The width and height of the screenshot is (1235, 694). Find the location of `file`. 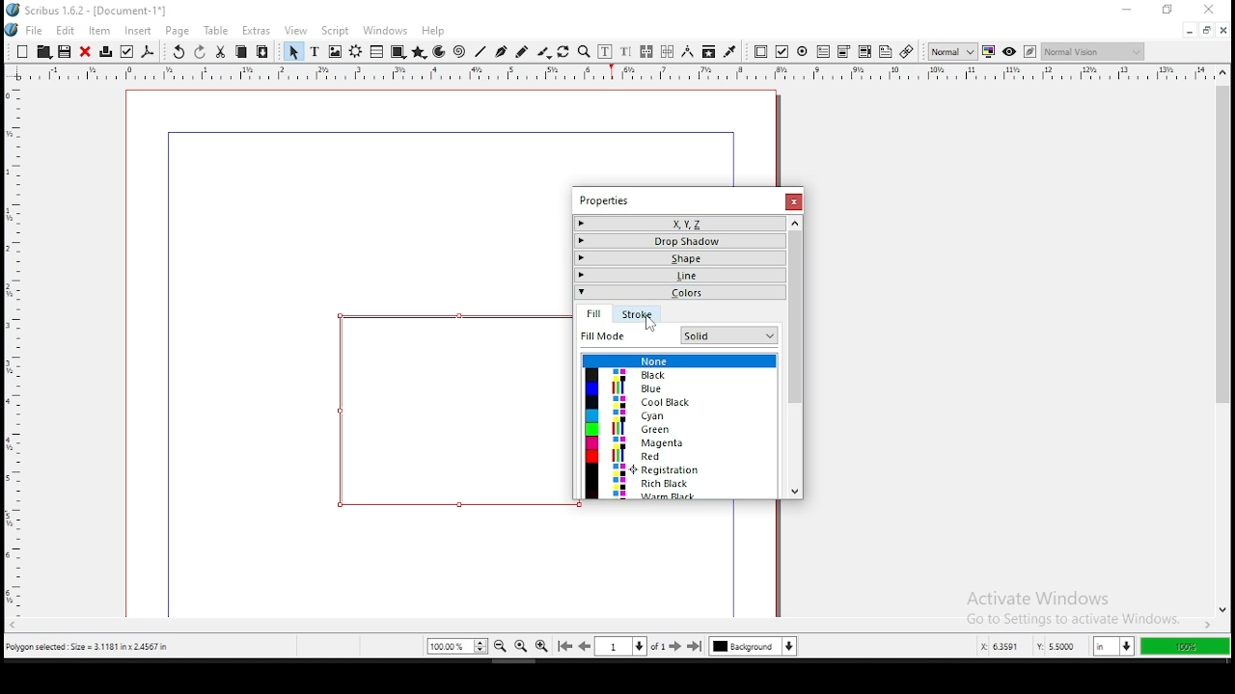

file is located at coordinates (25, 29).